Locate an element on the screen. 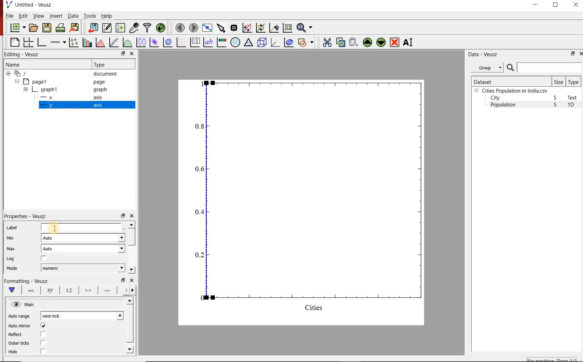 Image resolution: width=583 pixels, height=362 pixels. close is located at coordinates (580, 53).